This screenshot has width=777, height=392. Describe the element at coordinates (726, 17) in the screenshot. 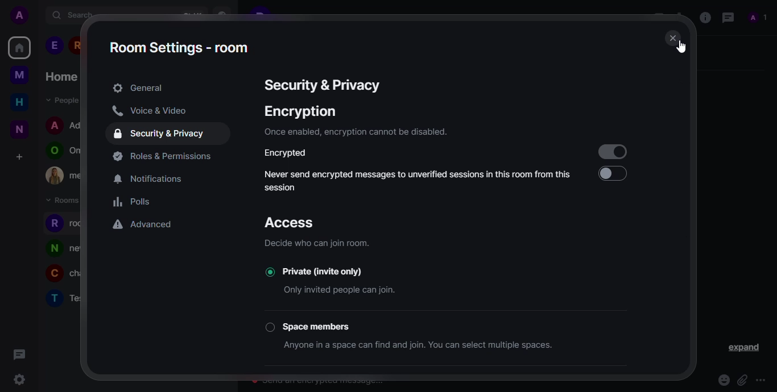

I see `threads` at that location.